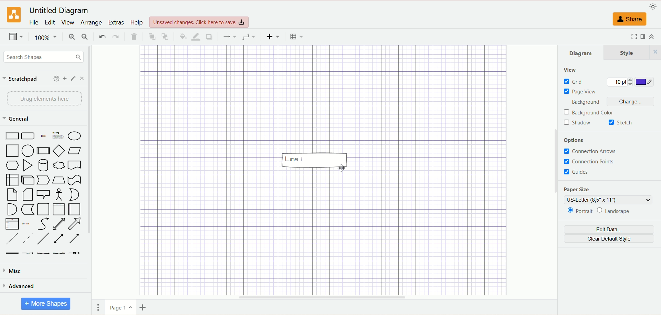 The image size is (661, 315). Describe the element at coordinates (12, 180) in the screenshot. I see `Internal storage` at that location.